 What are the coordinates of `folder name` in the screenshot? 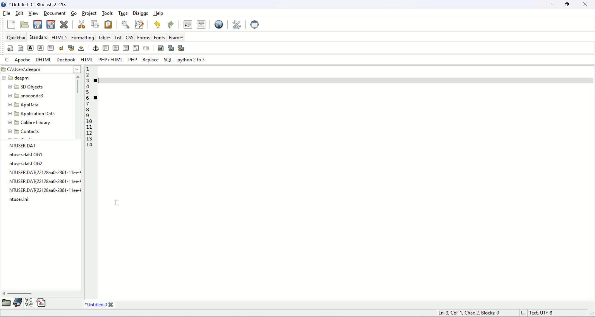 It's located at (22, 78).